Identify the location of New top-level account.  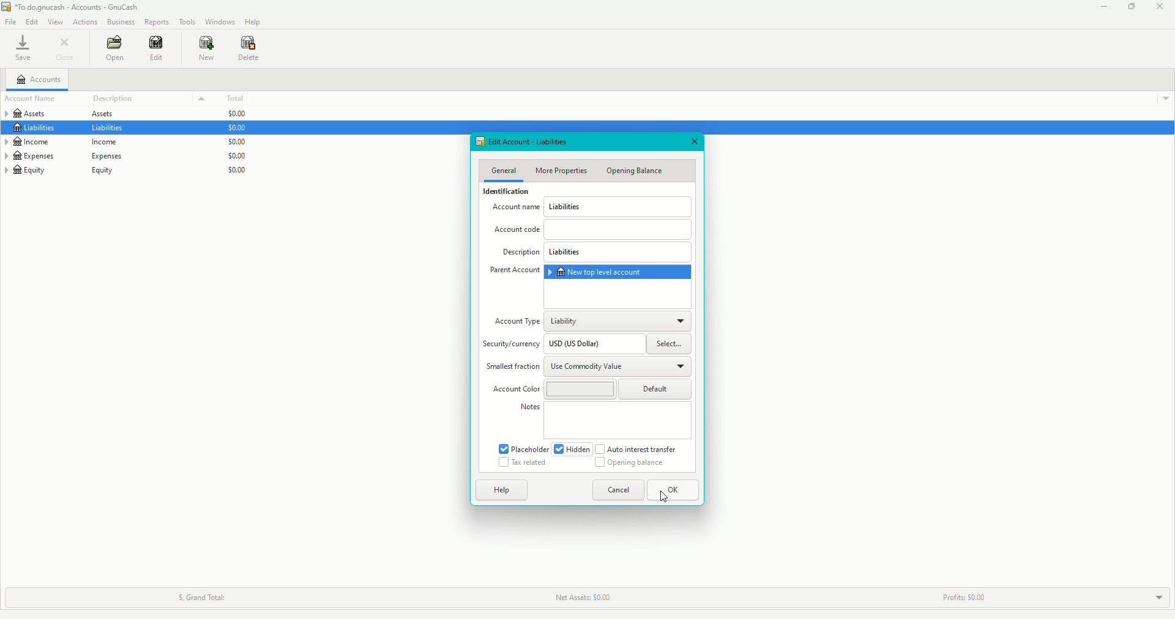
(617, 272).